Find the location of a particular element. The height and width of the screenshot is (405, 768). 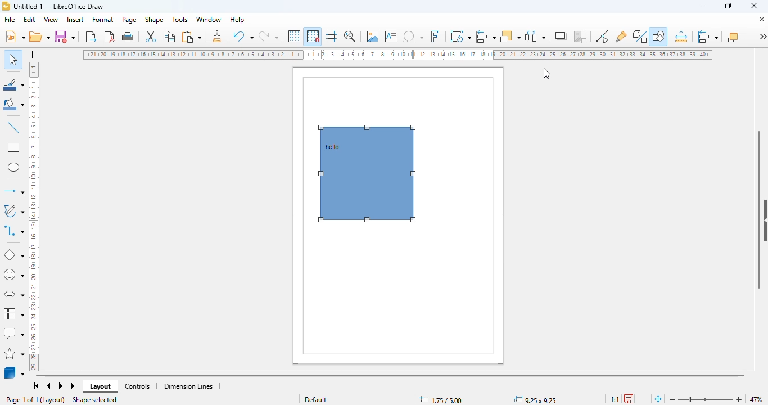

edit is located at coordinates (30, 19).